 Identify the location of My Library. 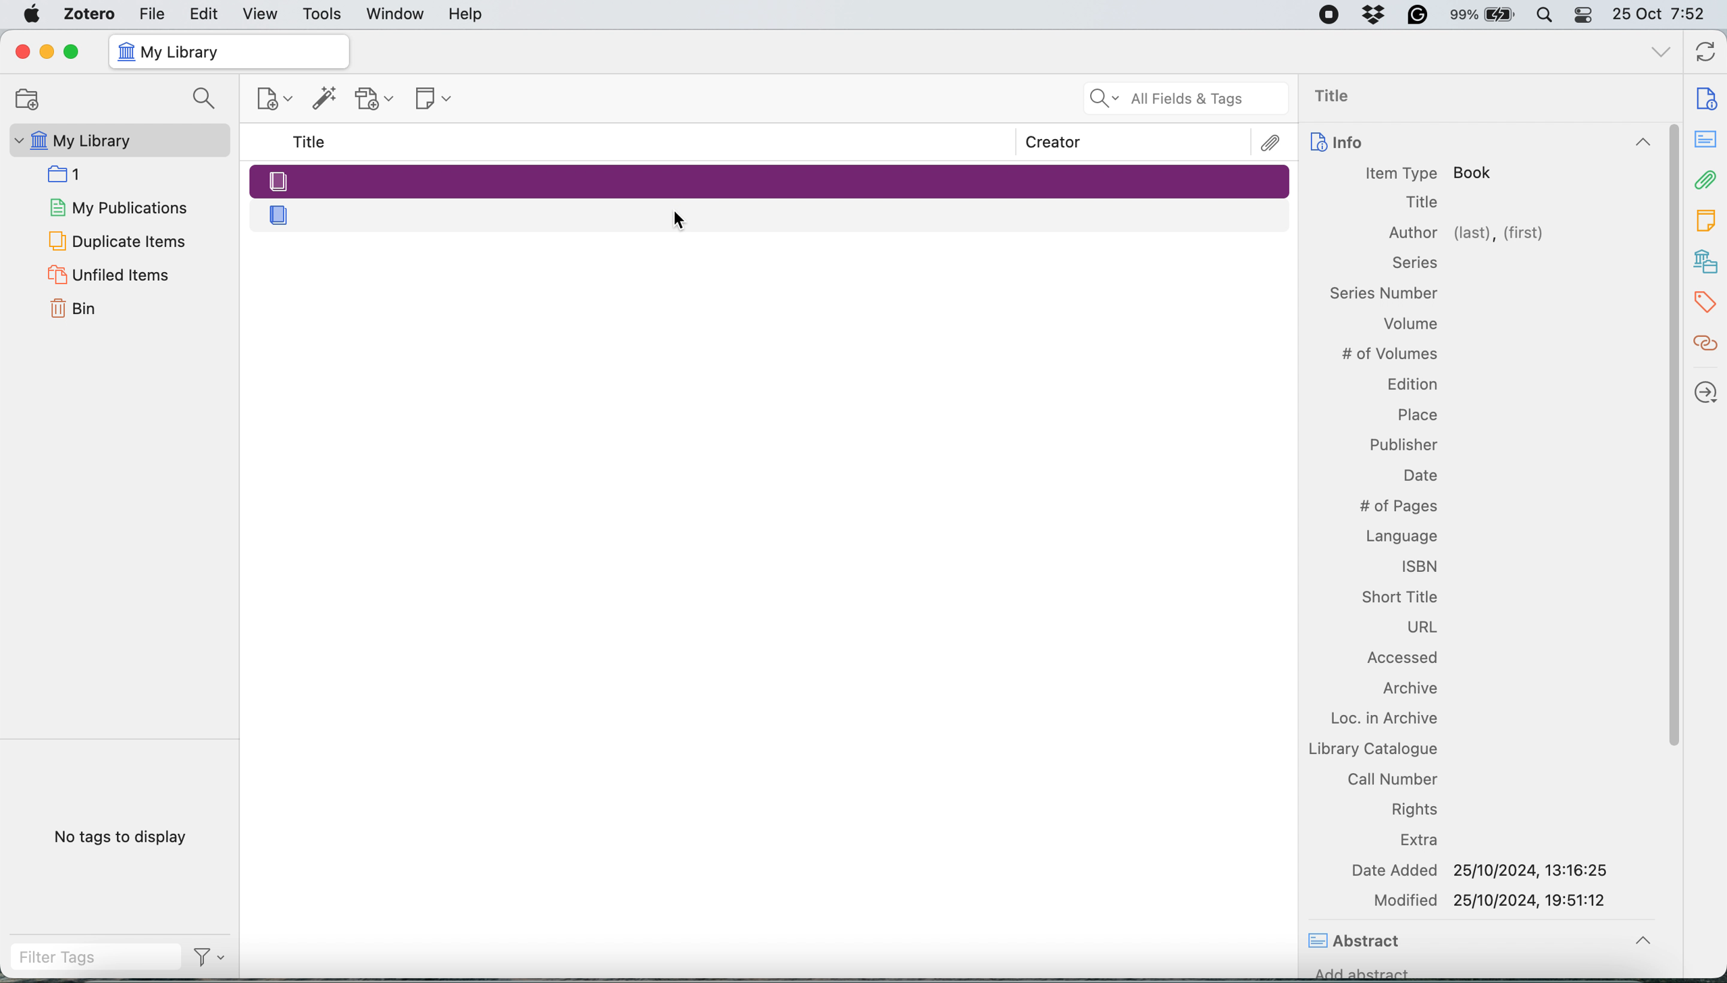
(117, 140).